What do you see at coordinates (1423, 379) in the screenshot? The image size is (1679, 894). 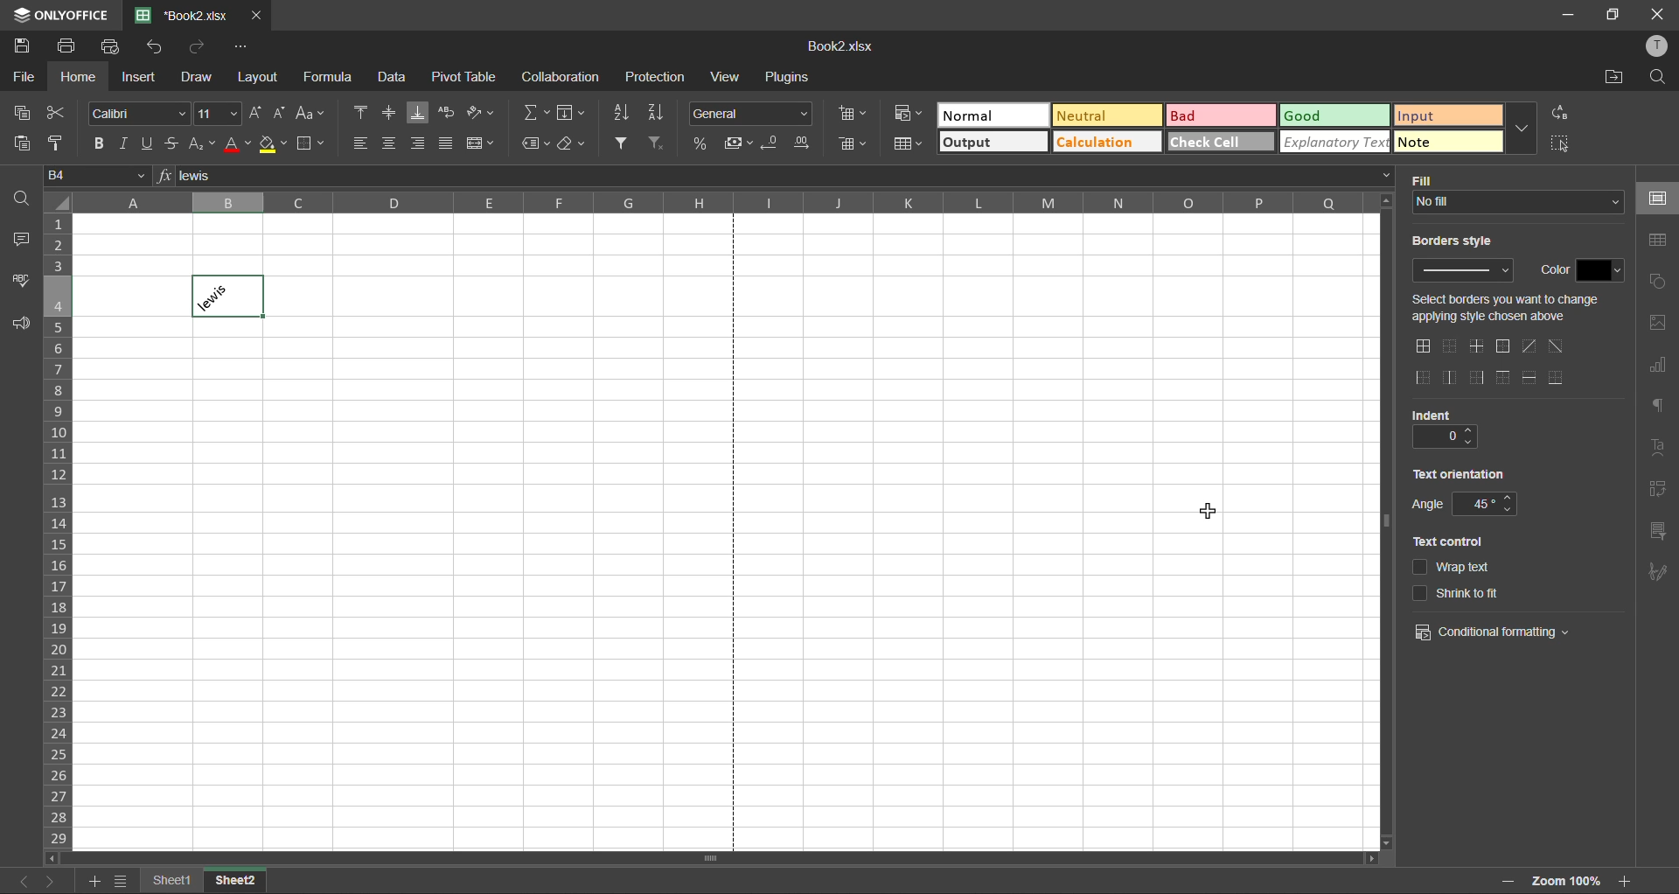 I see `outside left border` at bounding box center [1423, 379].